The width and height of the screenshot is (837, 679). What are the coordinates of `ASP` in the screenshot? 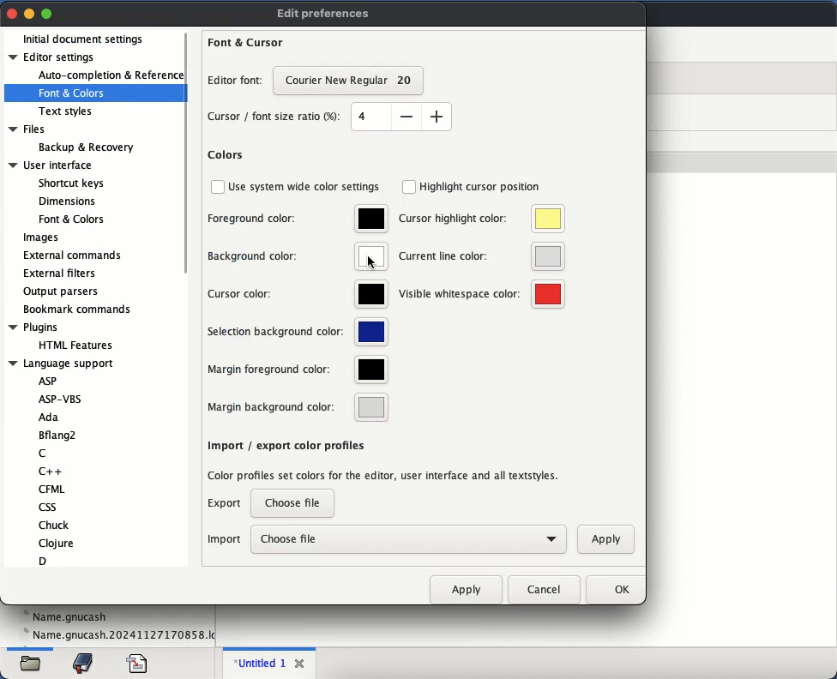 It's located at (49, 379).